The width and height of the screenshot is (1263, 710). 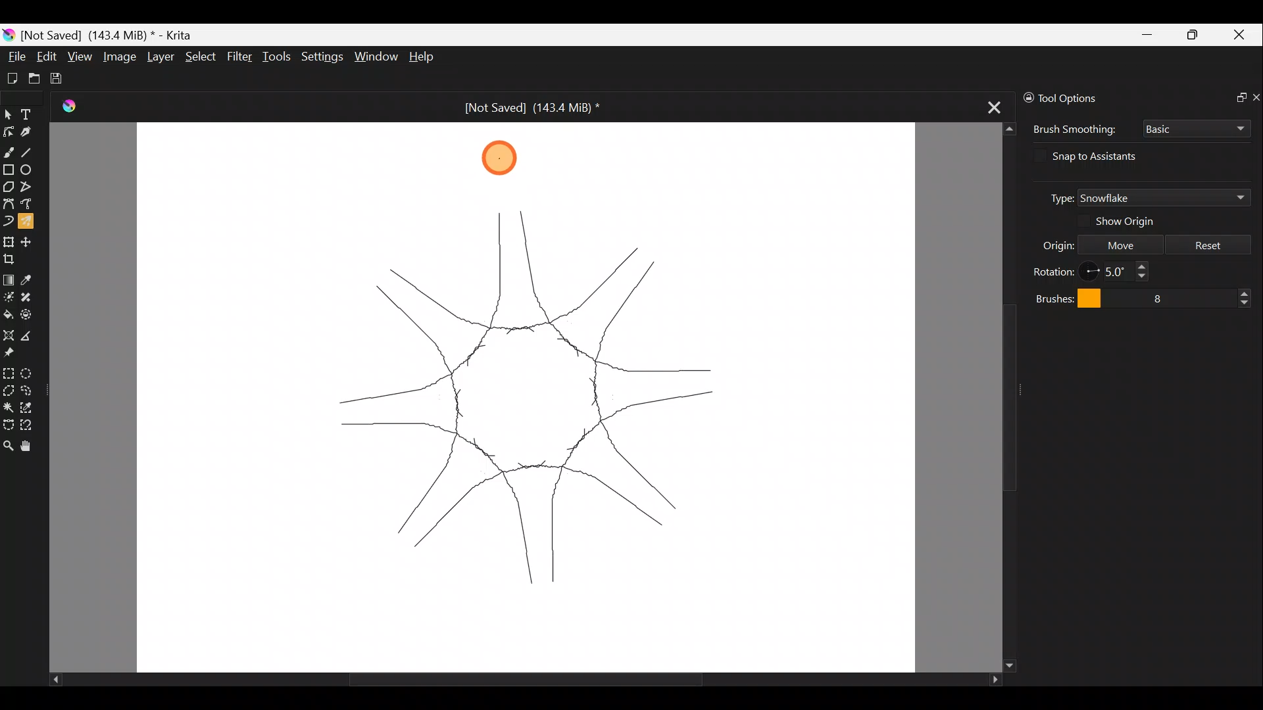 I want to click on Show origin, so click(x=1134, y=222).